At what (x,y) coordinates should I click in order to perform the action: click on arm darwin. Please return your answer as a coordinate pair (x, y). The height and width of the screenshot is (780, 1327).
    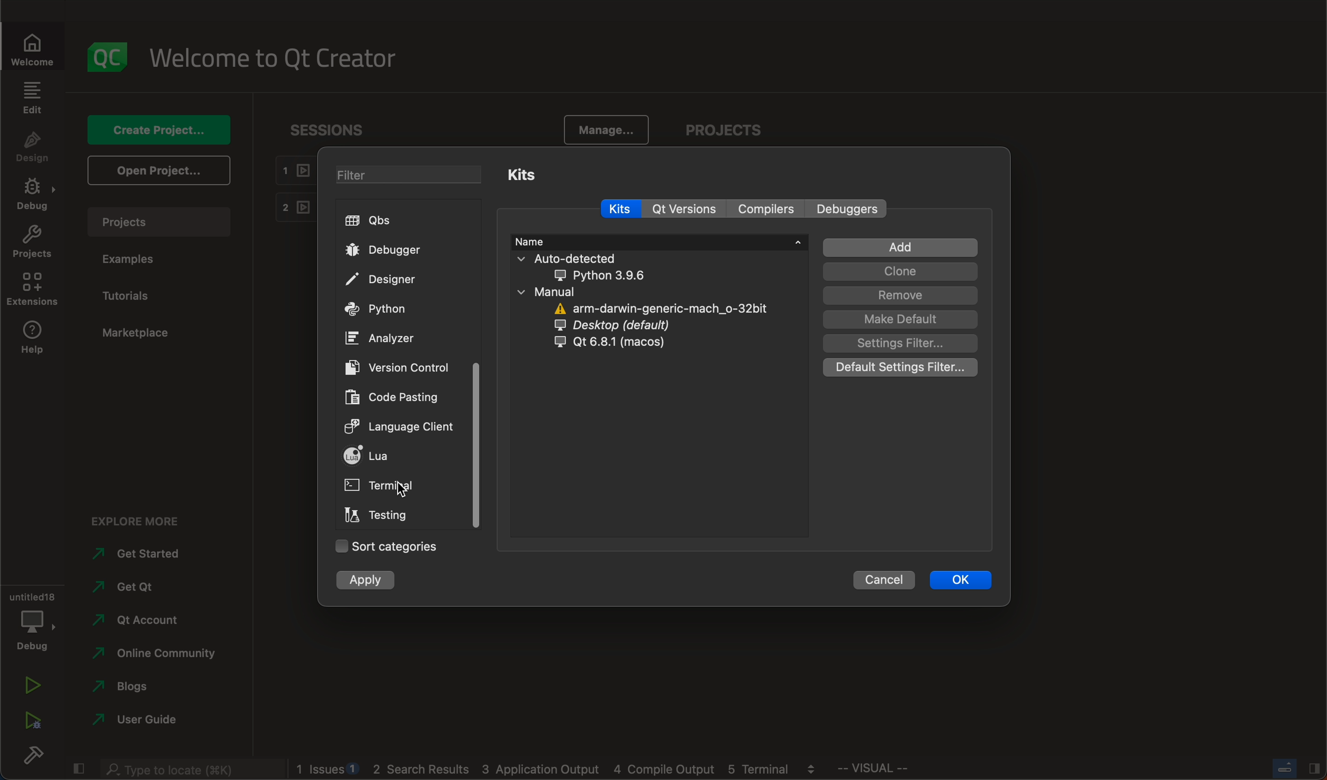
    Looking at the image, I should click on (657, 309).